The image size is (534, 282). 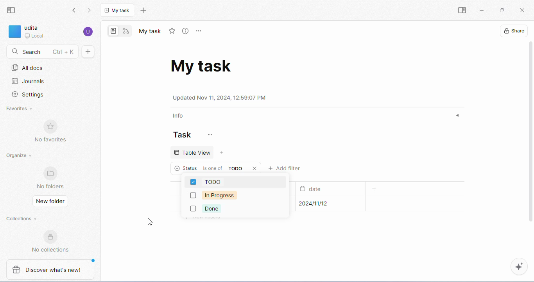 I want to click on tab name, so click(x=149, y=31).